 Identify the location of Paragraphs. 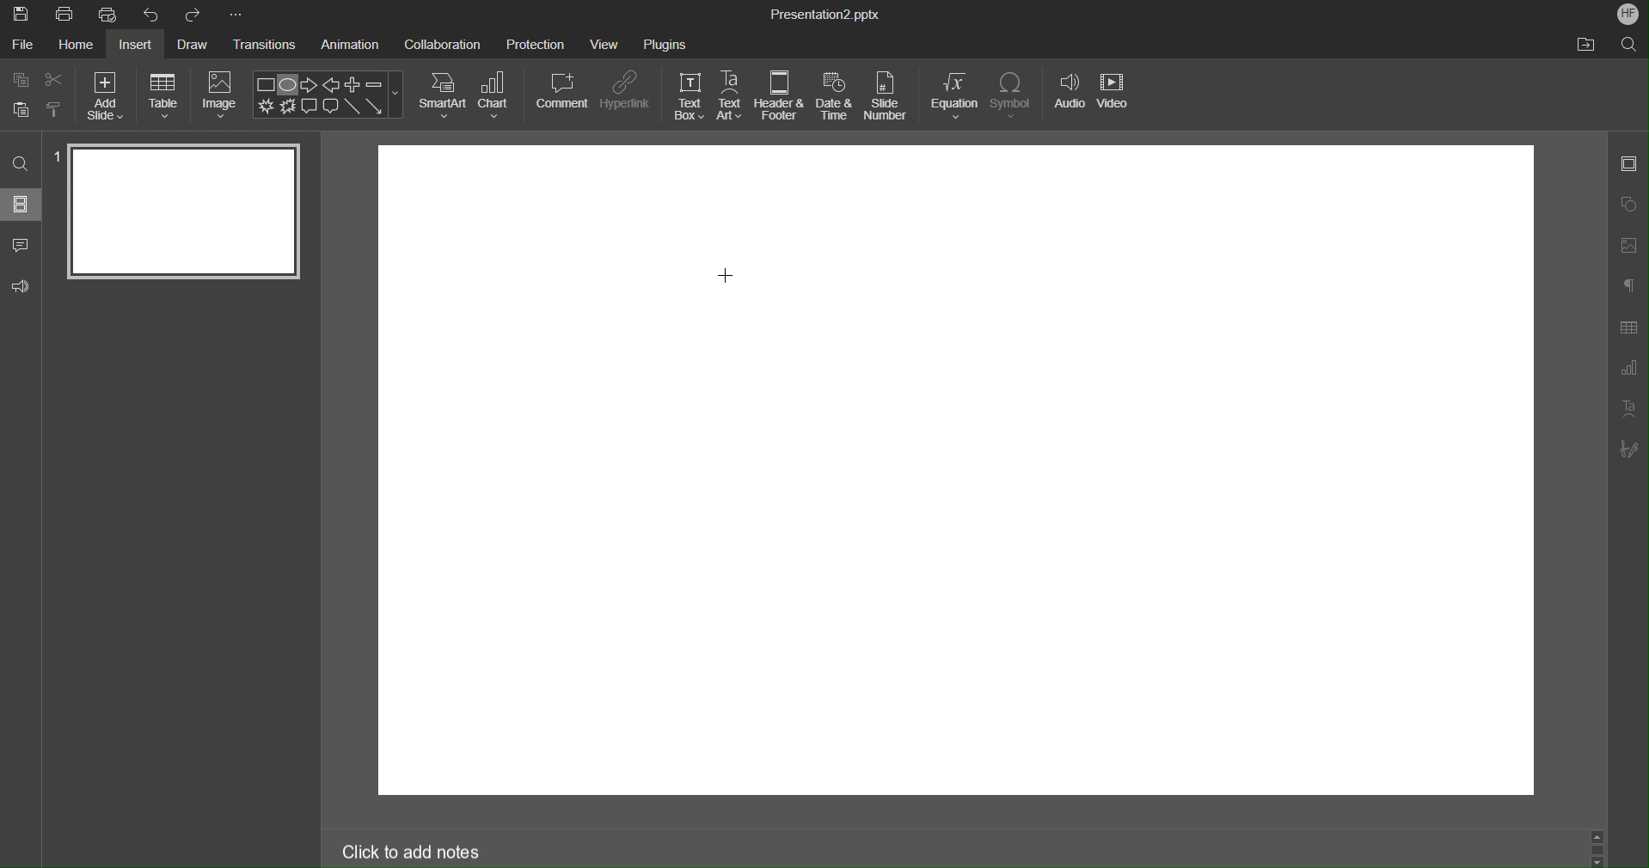
(1629, 284).